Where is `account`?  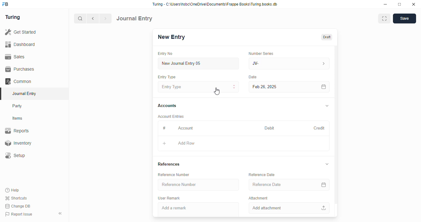
account is located at coordinates (186, 128).